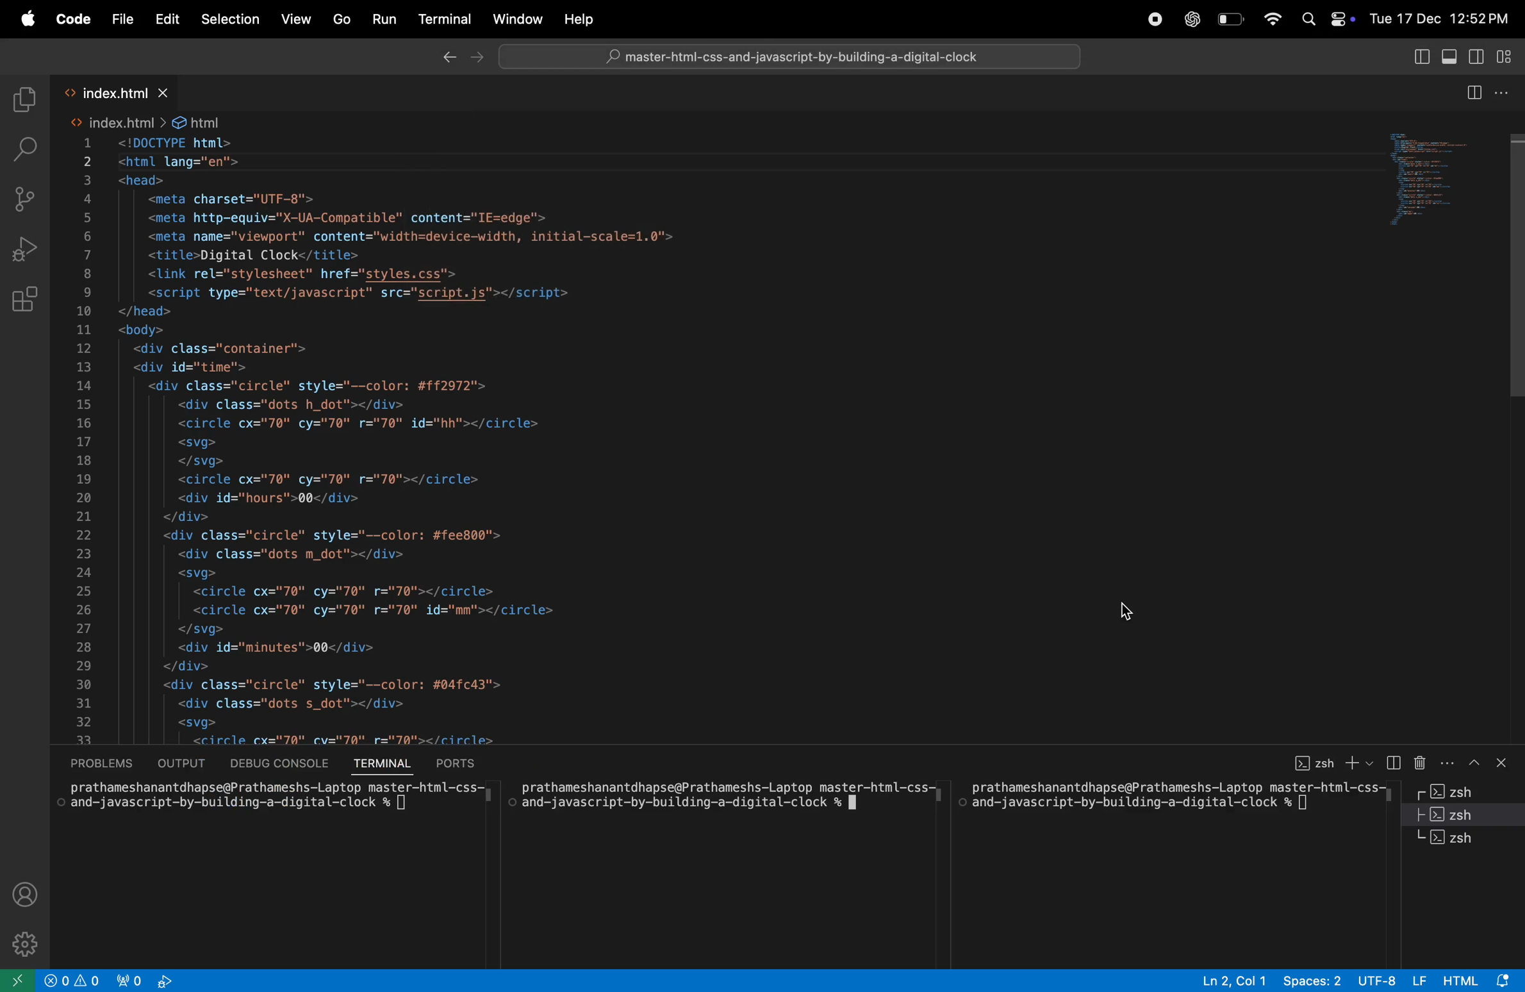 The height and width of the screenshot is (992, 1525). Describe the element at coordinates (27, 99) in the screenshot. I see `explore` at that location.